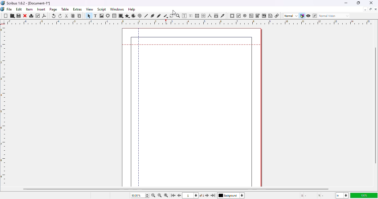  I want to click on undo, so click(54, 16).